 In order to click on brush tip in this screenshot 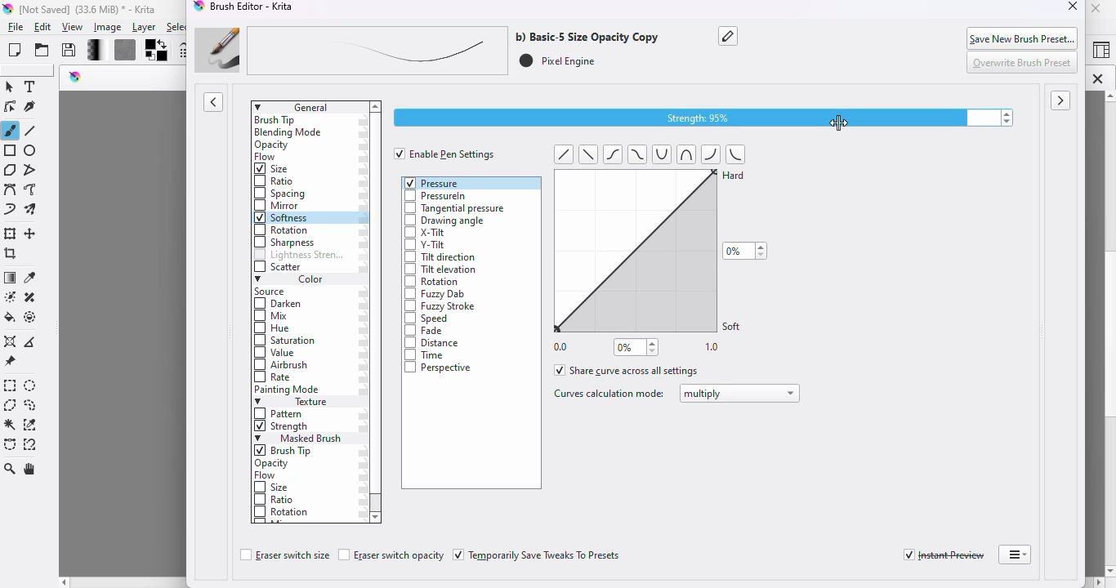, I will do `click(275, 120)`.